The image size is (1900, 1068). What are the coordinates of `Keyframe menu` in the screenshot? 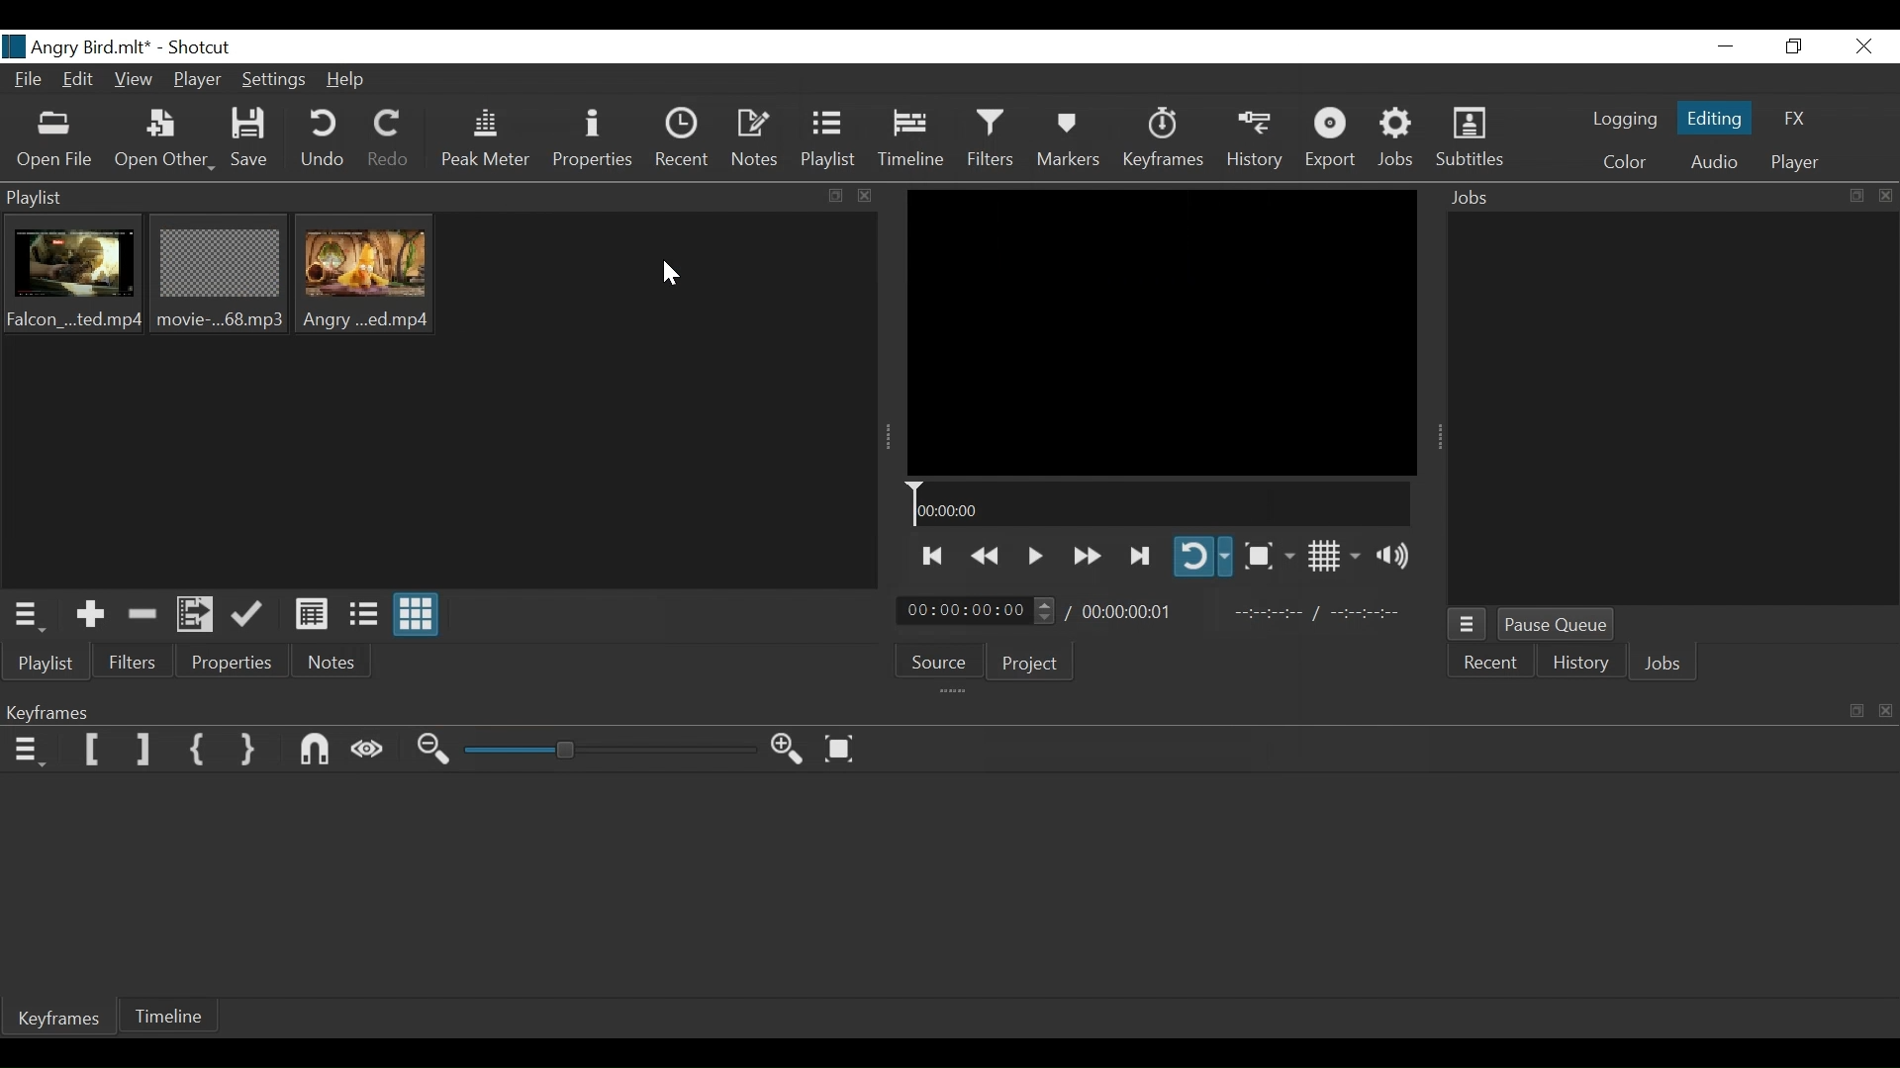 It's located at (26, 753).